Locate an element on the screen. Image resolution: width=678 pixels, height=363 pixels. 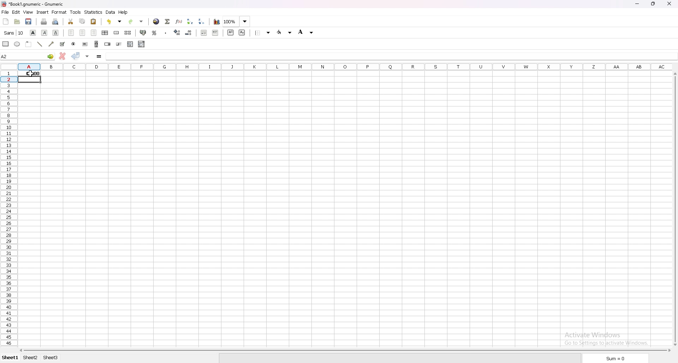
thousand separator is located at coordinates (166, 33).